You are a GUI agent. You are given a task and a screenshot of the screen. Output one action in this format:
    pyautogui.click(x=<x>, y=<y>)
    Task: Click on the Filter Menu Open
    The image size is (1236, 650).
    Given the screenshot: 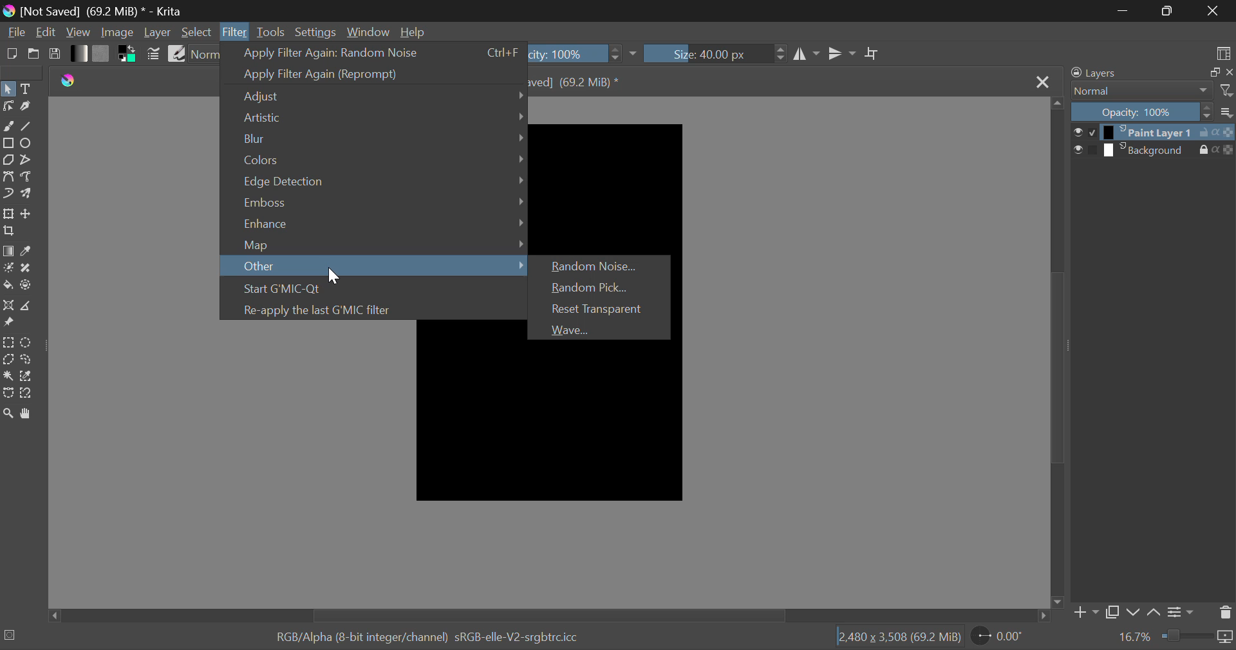 What is the action you would take?
    pyautogui.click(x=234, y=32)
    